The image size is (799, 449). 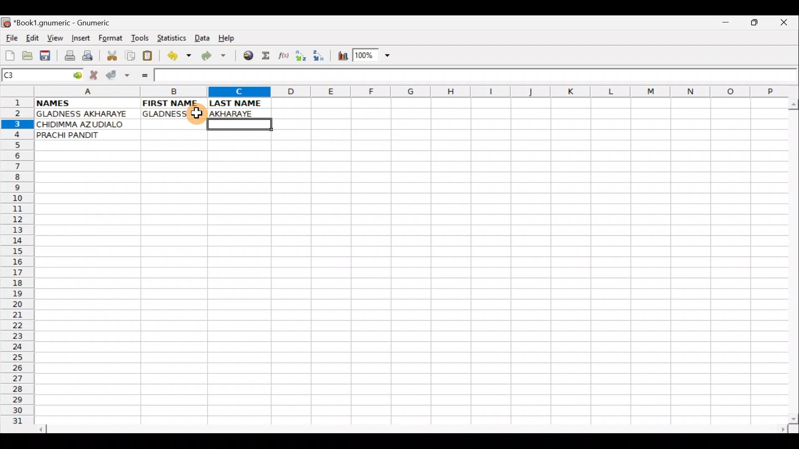 I want to click on Sort Descending order, so click(x=321, y=58).